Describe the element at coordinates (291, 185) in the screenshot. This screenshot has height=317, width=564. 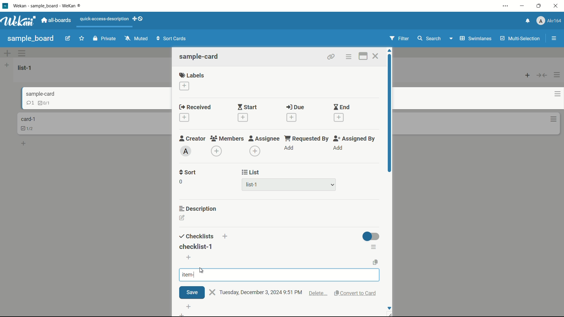
I see `list-1` at that location.